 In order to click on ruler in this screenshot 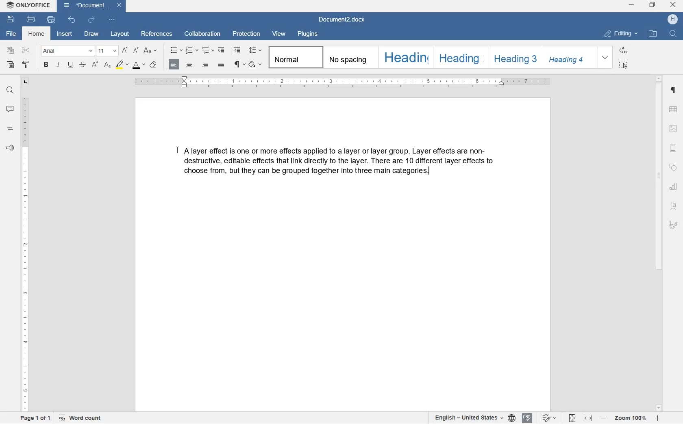, I will do `click(25, 252)`.